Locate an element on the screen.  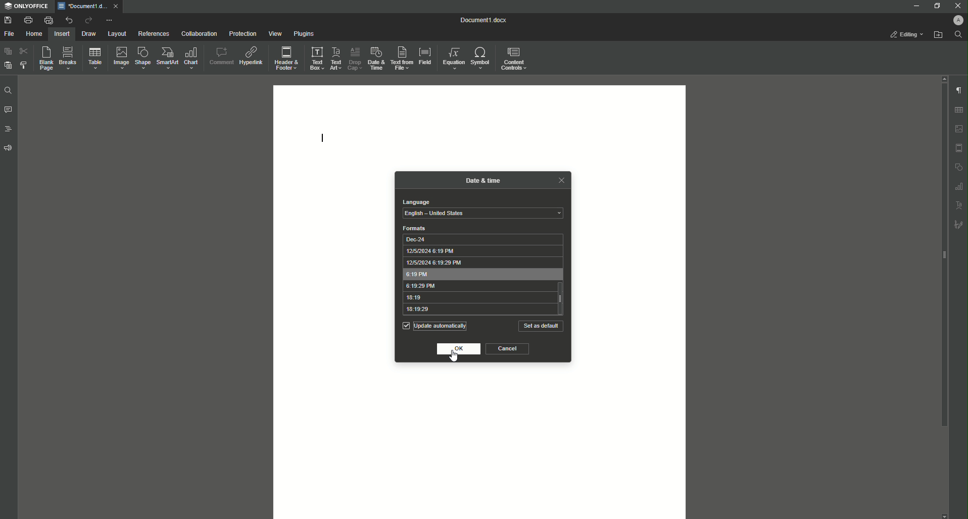
Chart is located at coordinates (192, 58).